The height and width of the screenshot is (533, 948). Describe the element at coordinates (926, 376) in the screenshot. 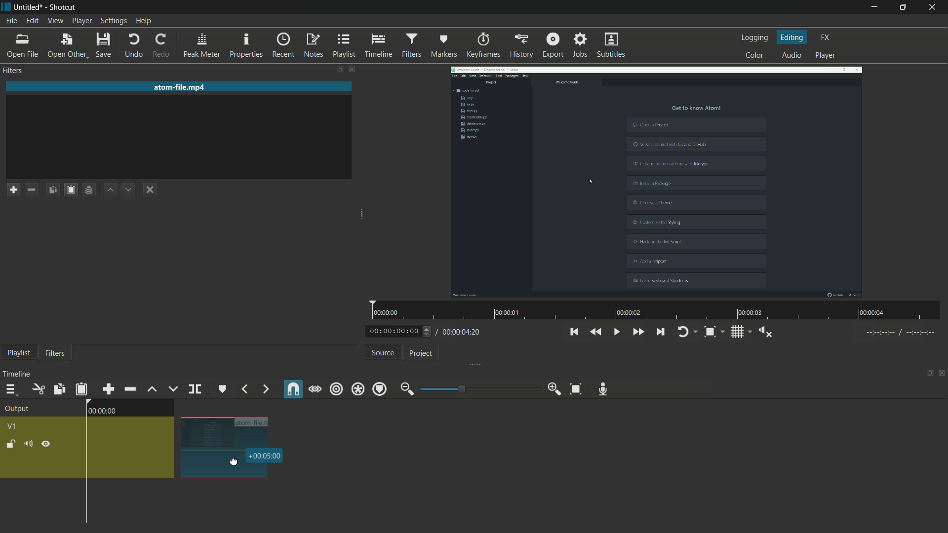

I see `change layout` at that location.